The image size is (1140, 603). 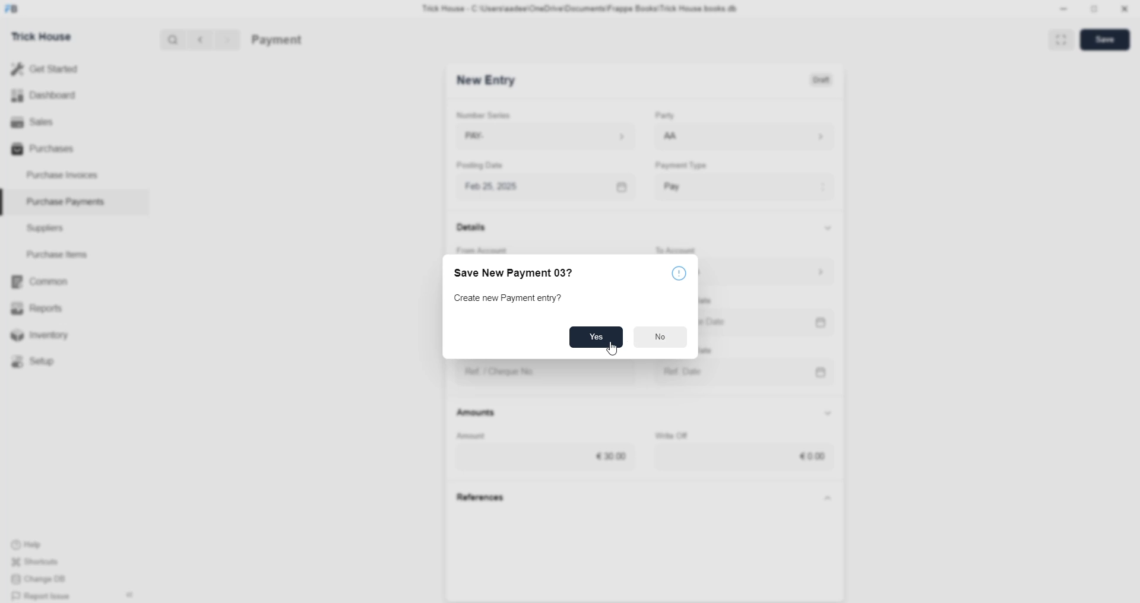 I want to click on No, so click(x=660, y=339).